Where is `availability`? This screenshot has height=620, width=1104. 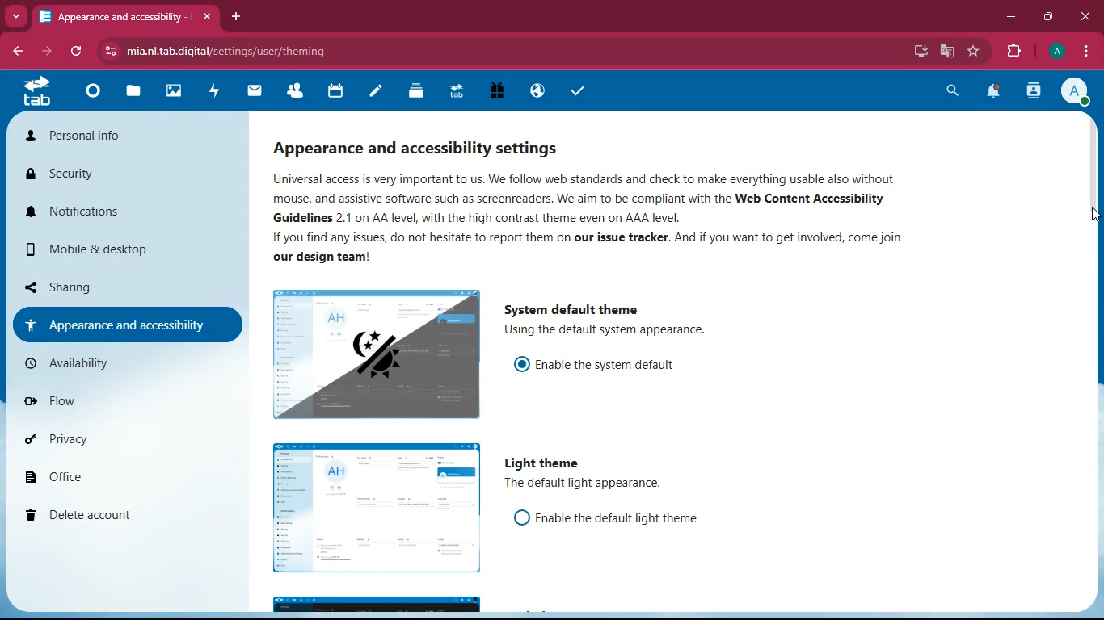 availability is located at coordinates (120, 362).